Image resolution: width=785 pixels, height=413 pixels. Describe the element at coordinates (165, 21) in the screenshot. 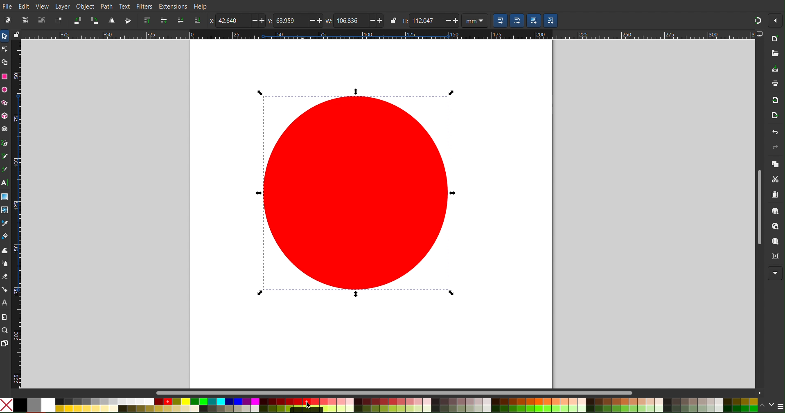

I see `Send one layer up` at that location.